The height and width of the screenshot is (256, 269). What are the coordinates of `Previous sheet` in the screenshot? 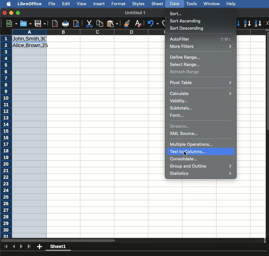 It's located at (14, 246).